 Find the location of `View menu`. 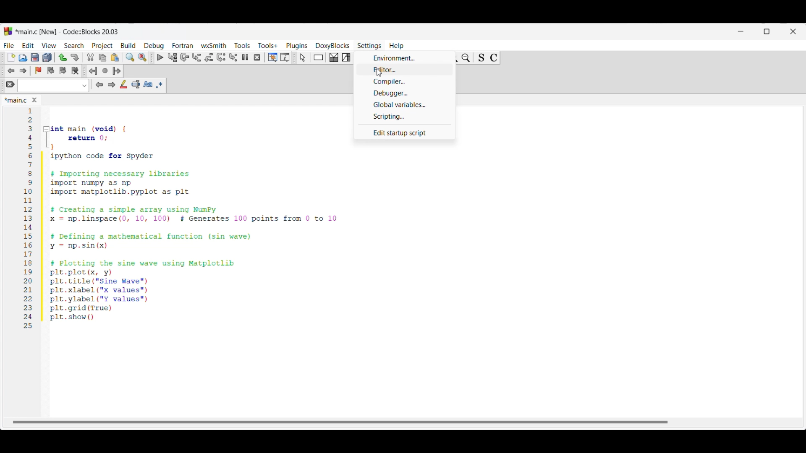

View menu is located at coordinates (49, 46).